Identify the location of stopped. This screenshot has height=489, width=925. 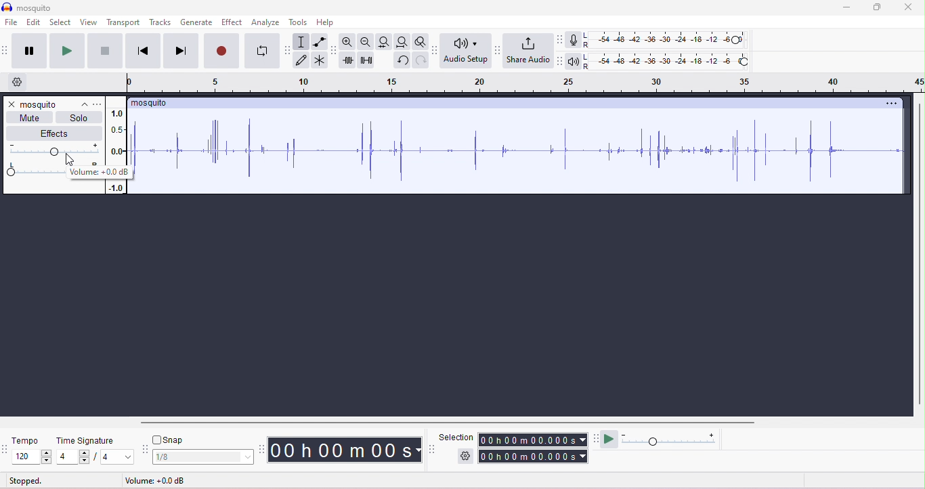
(26, 480).